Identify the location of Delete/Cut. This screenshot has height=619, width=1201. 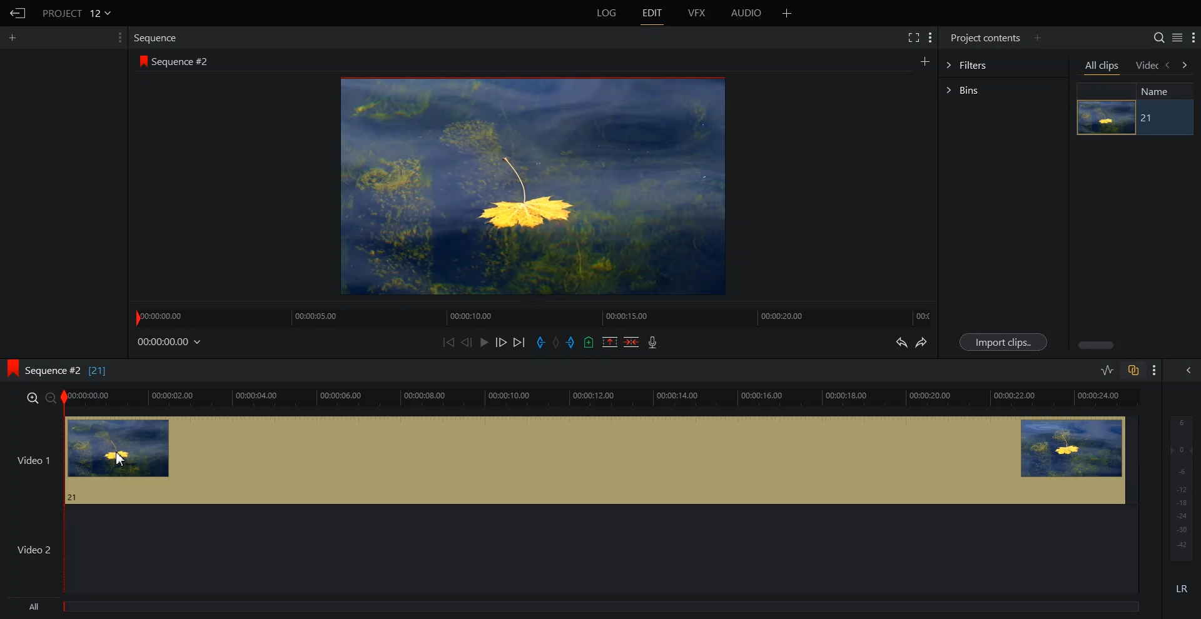
(632, 342).